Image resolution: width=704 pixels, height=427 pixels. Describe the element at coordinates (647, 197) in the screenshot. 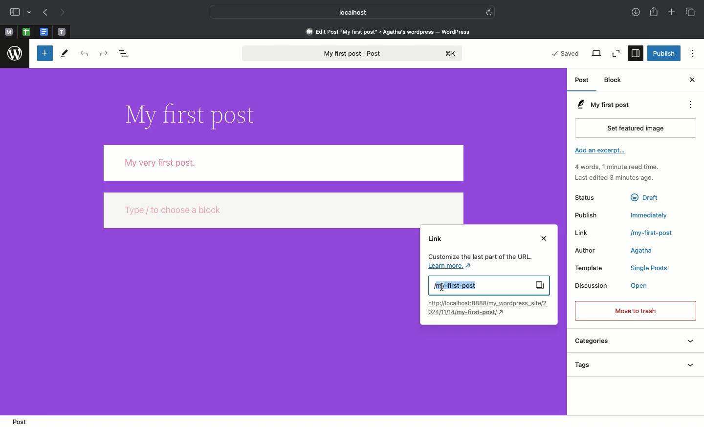

I see `Draft` at that location.